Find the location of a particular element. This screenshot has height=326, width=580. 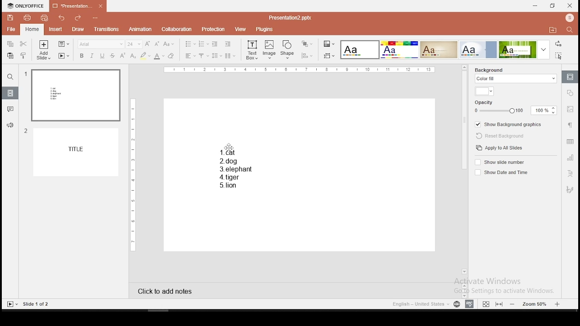

options is located at coordinates (96, 19).